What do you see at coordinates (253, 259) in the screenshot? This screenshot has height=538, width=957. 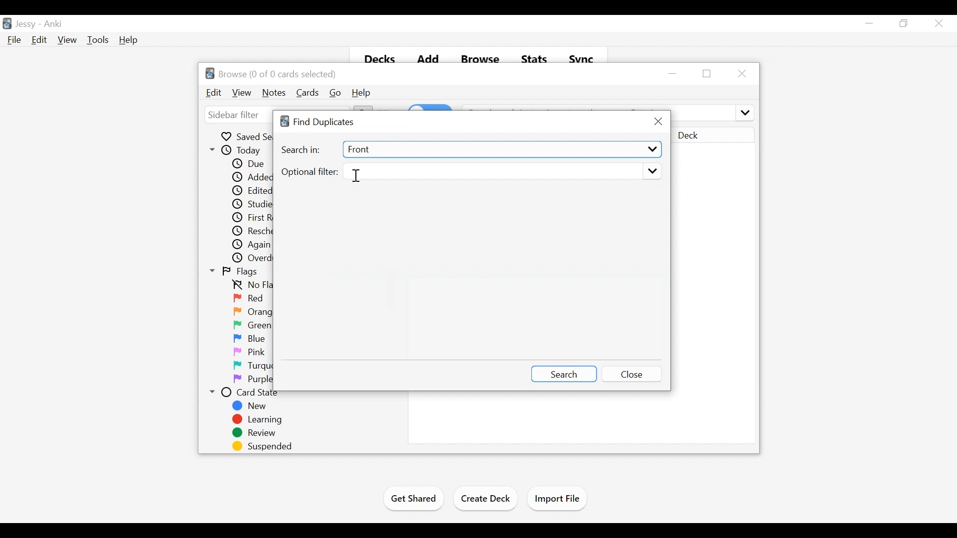 I see `Overdue` at bounding box center [253, 259].